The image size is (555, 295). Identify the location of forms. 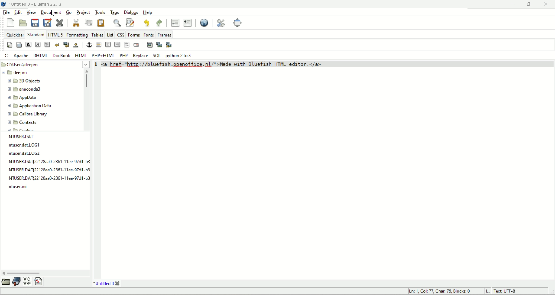
(133, 35).